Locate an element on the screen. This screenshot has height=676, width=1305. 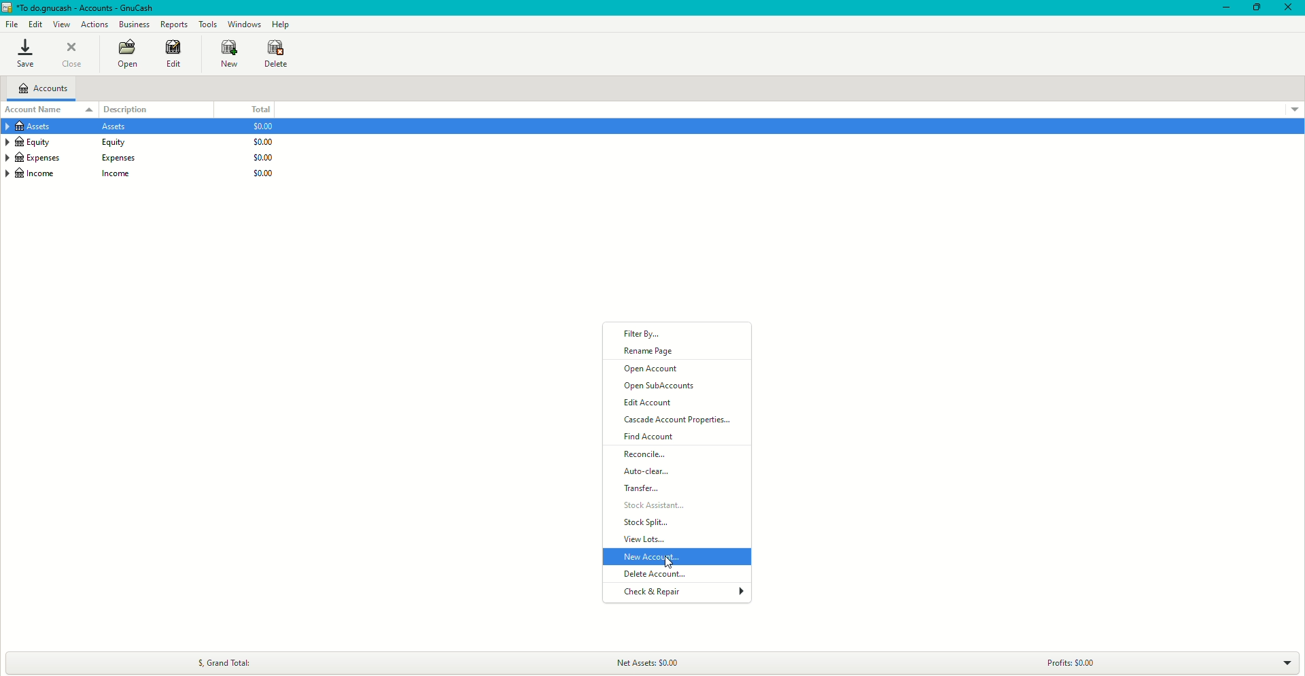
Open SubAccounts is located at coordinates (660, 387).